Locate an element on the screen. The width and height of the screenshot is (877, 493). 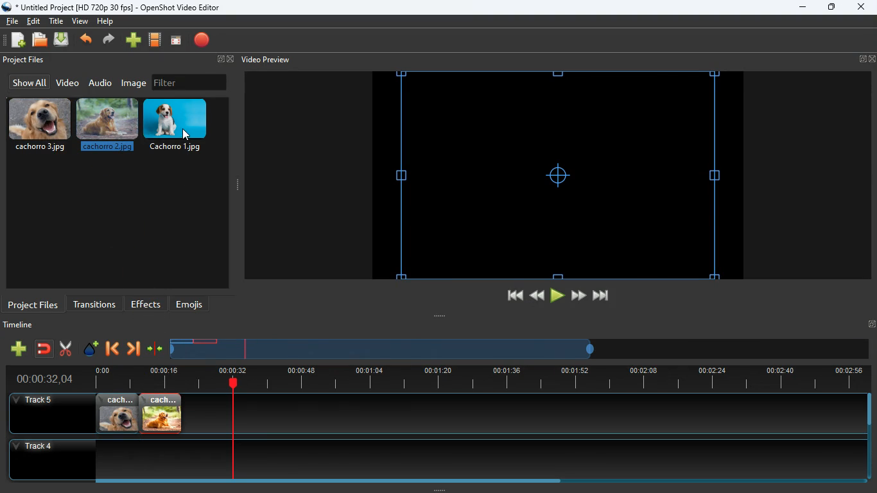
join is located at coordinates (45, 350).